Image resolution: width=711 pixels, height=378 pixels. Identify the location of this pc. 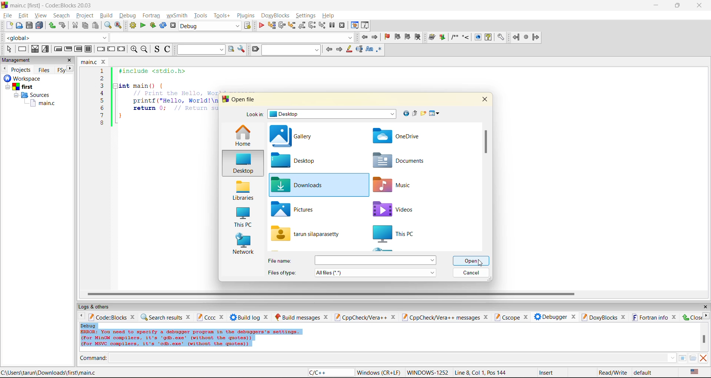
(242, 218).